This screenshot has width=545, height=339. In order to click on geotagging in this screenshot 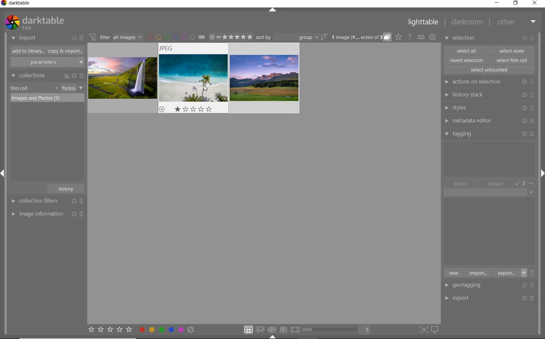, I will do `click(469, 286)`.